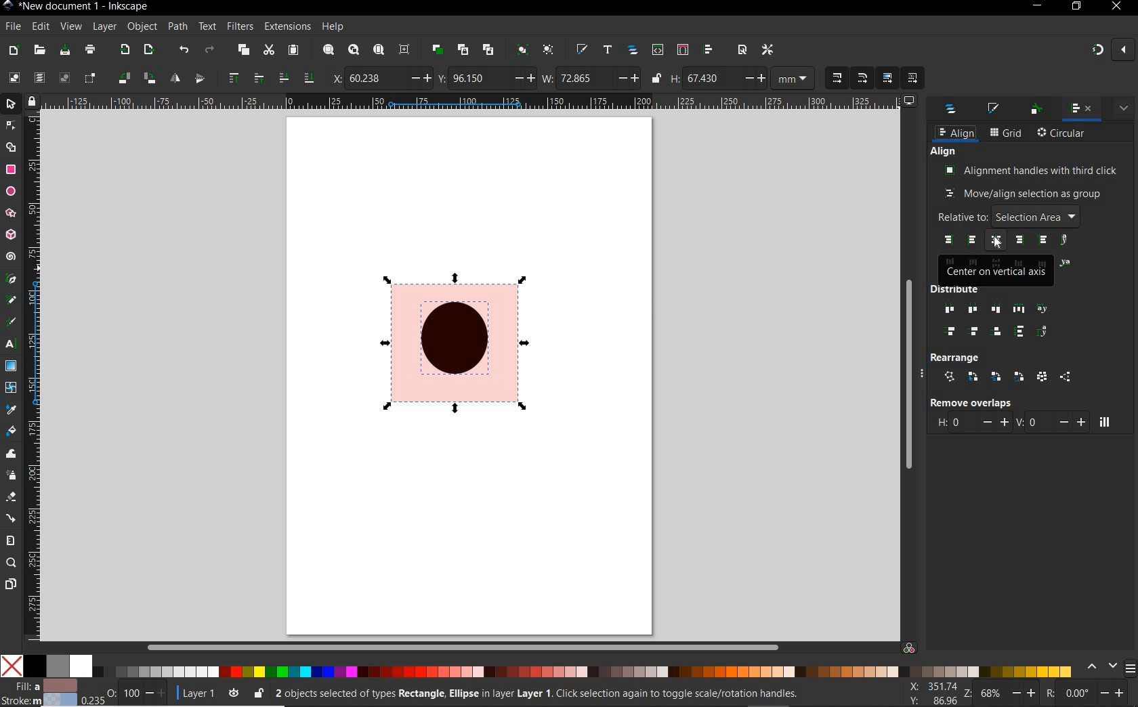 Image resolution: width=1138 pixels, height=707 pixels. What do you see at coordinates (239, 27) in the screenshot?
I see `filters` at bounding box center [239, 27].